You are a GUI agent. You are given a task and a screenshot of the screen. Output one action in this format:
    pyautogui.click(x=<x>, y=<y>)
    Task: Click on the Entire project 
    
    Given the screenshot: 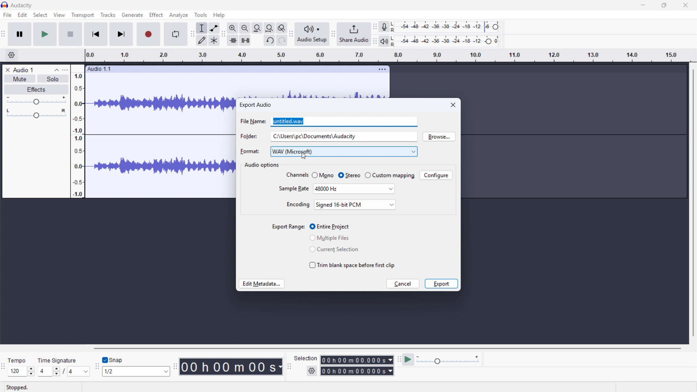 What is the action you would take?
    pyautogui.click(x=330, y=226)
    